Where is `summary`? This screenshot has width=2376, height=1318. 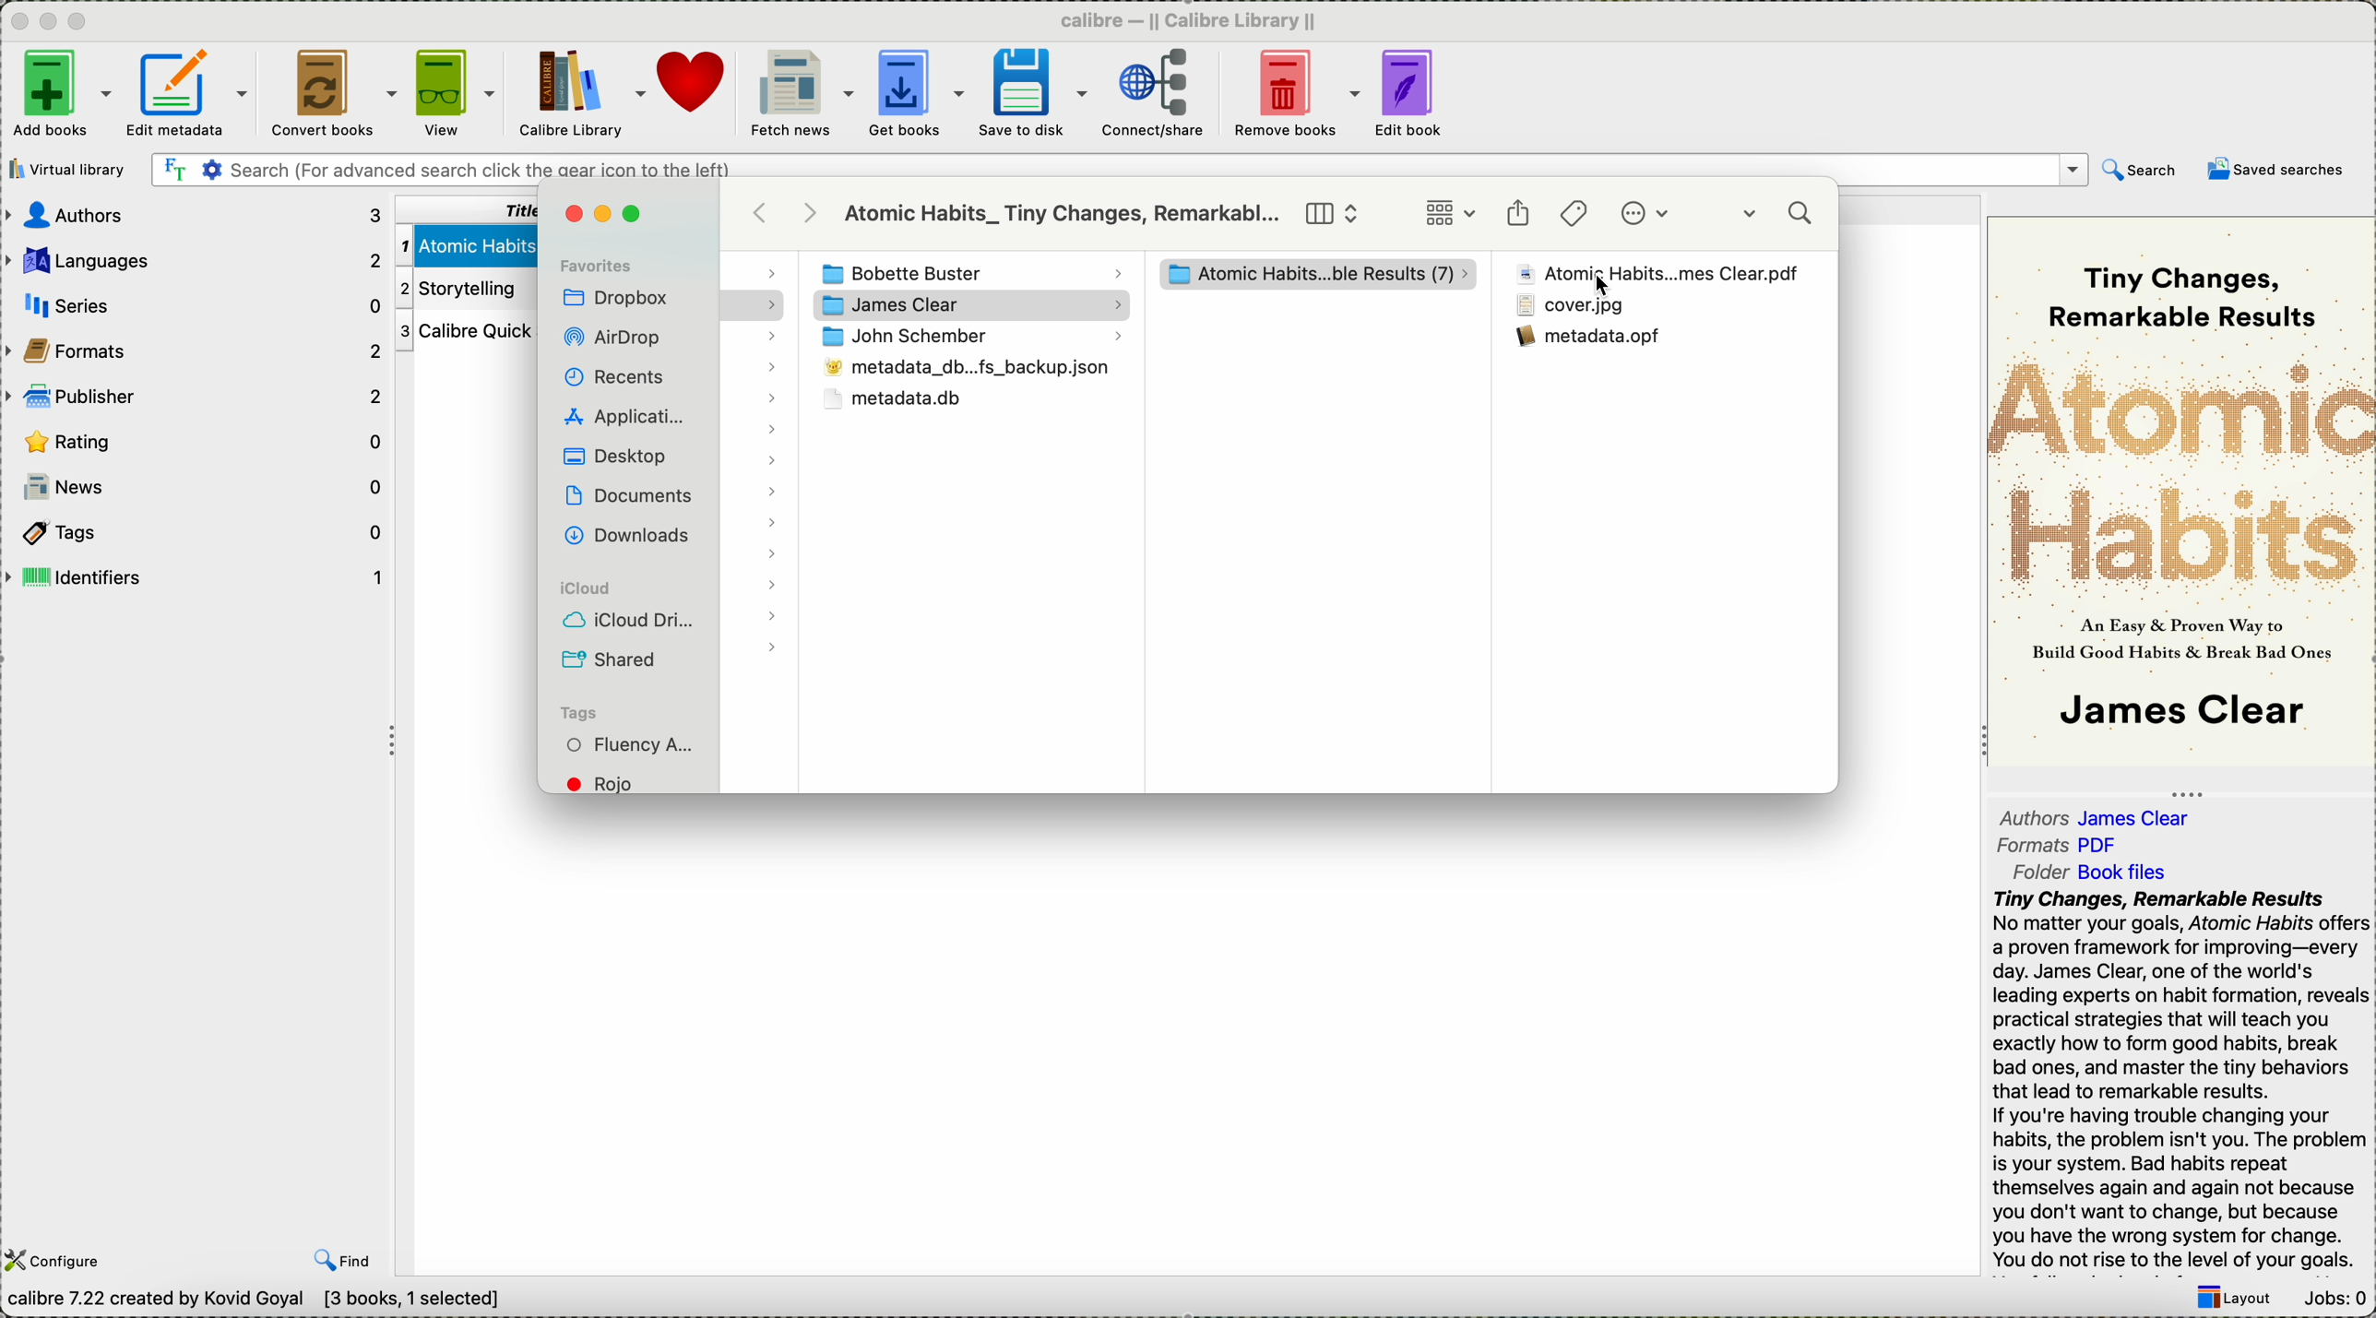 summary is located at coordinates (2180, 1081).